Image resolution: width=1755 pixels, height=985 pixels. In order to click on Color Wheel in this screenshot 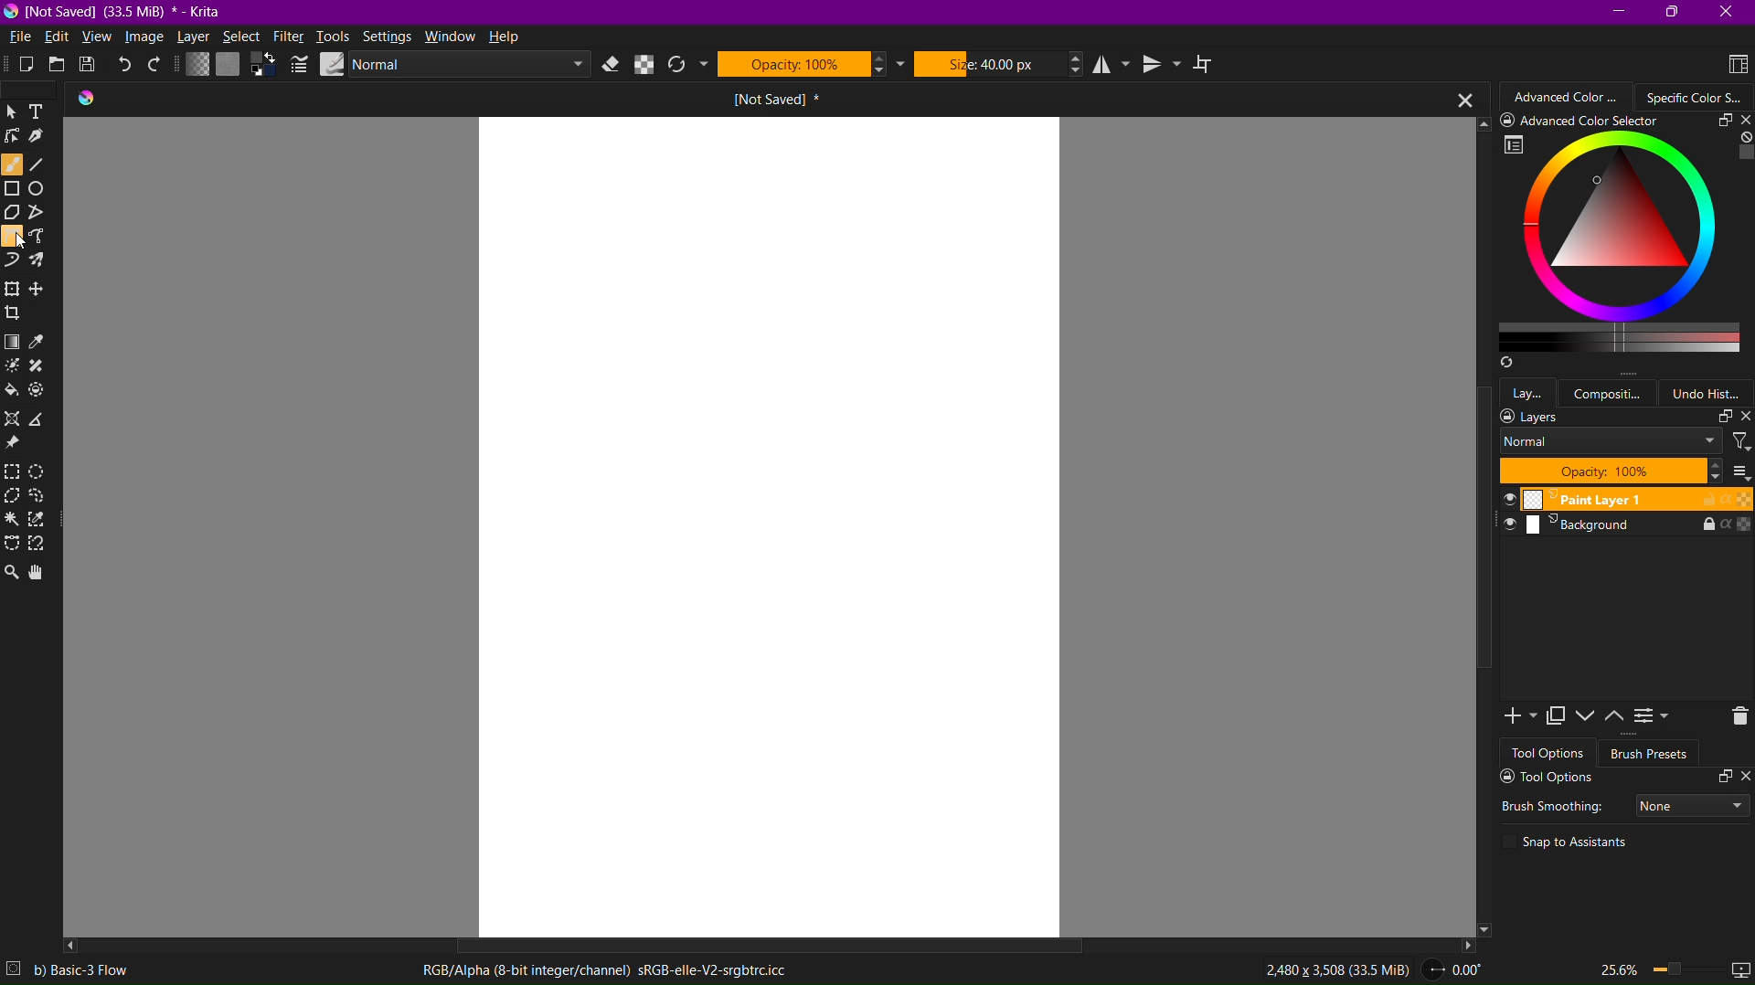, I will do `click(1696, 96)`.